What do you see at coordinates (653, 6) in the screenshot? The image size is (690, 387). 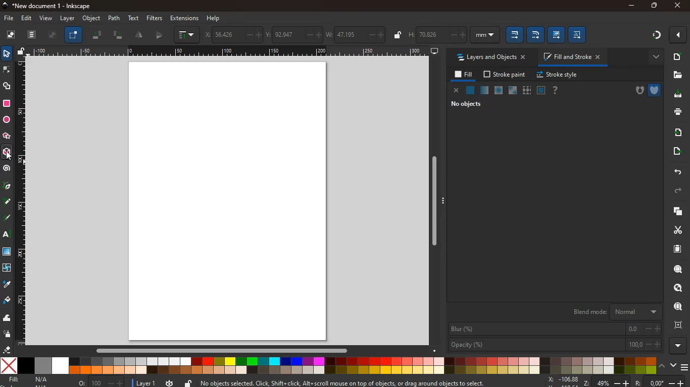 I see `Restore` at bounding box center [653, 6].